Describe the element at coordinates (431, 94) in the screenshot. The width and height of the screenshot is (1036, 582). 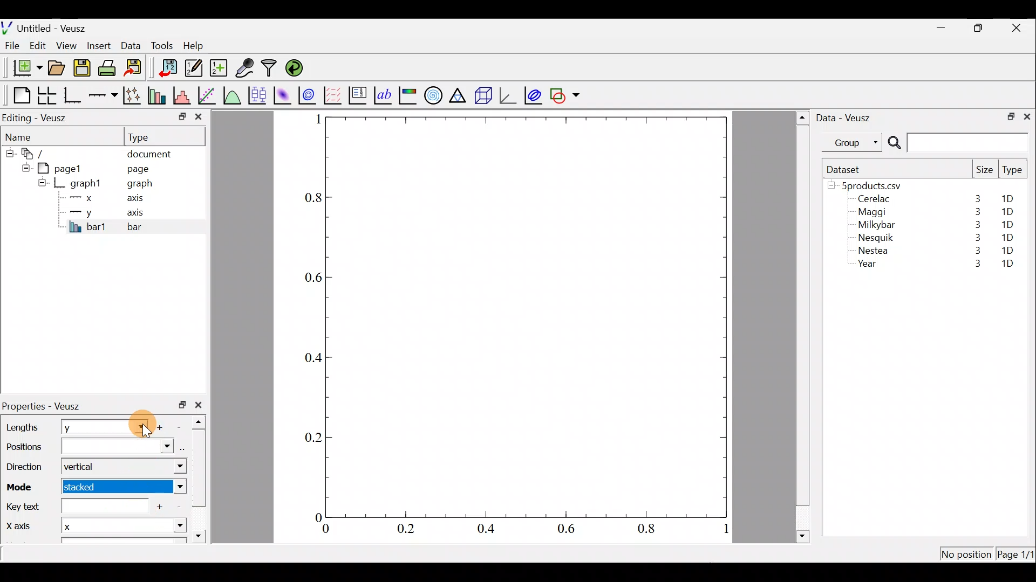
I see `Polar graph` at that location.